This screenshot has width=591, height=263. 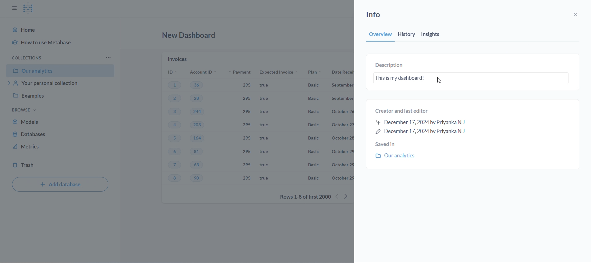 What do you see at coordinates (263, 165) in the screenshot?
I see `true` at bounding box center [263, 165].